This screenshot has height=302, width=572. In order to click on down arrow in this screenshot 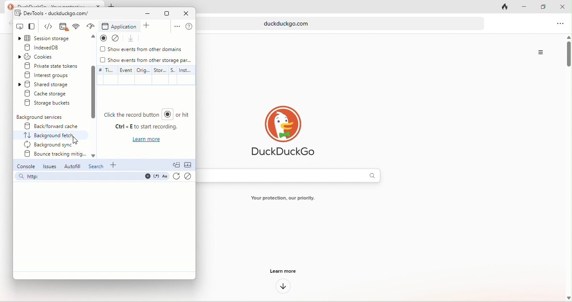, I will do `click(281, 287)`.